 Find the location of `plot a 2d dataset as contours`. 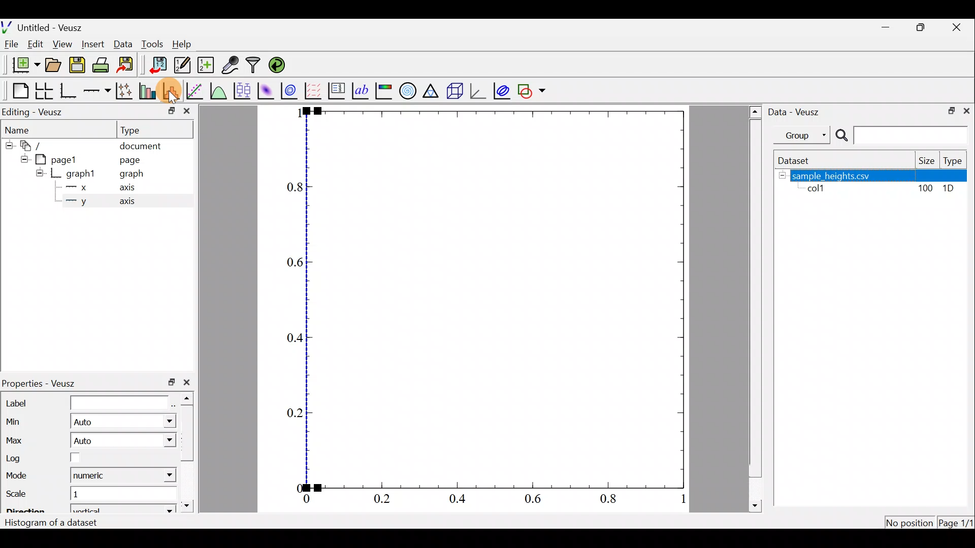

plot a 2d dataset as contours is located at coordinates (291, 91).